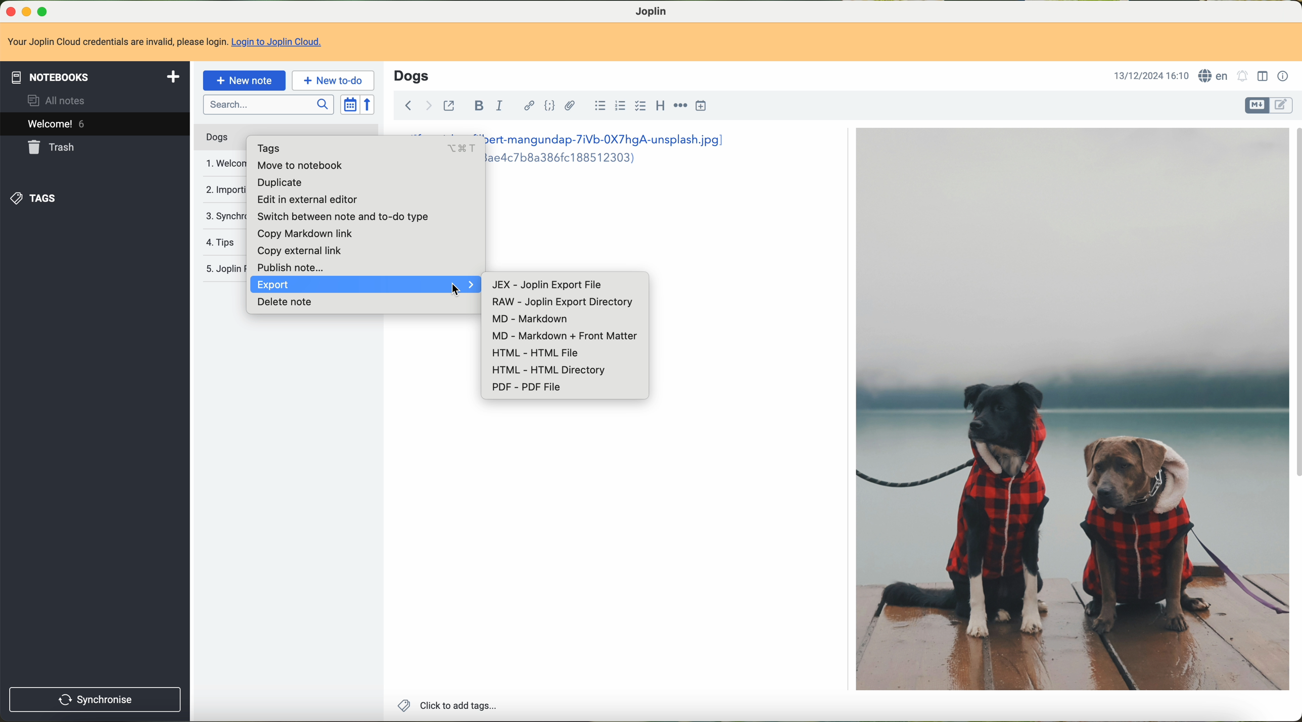  What do you see at coordinates (528, 388) in the screenshot?
I see `PDF - PDF File` at bounding box center [528, 388].